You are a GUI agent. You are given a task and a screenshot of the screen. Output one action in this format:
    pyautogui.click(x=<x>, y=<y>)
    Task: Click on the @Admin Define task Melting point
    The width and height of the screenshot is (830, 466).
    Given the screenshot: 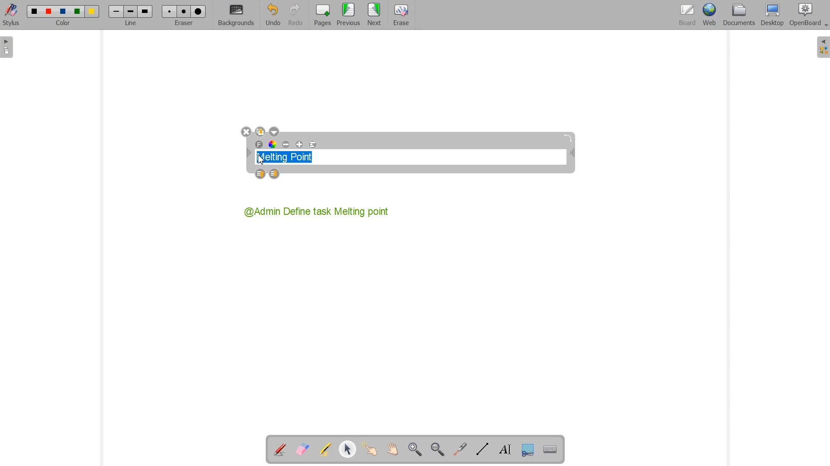 What is the action you would take?
    pyautogui.click(x=318, y=211)
    